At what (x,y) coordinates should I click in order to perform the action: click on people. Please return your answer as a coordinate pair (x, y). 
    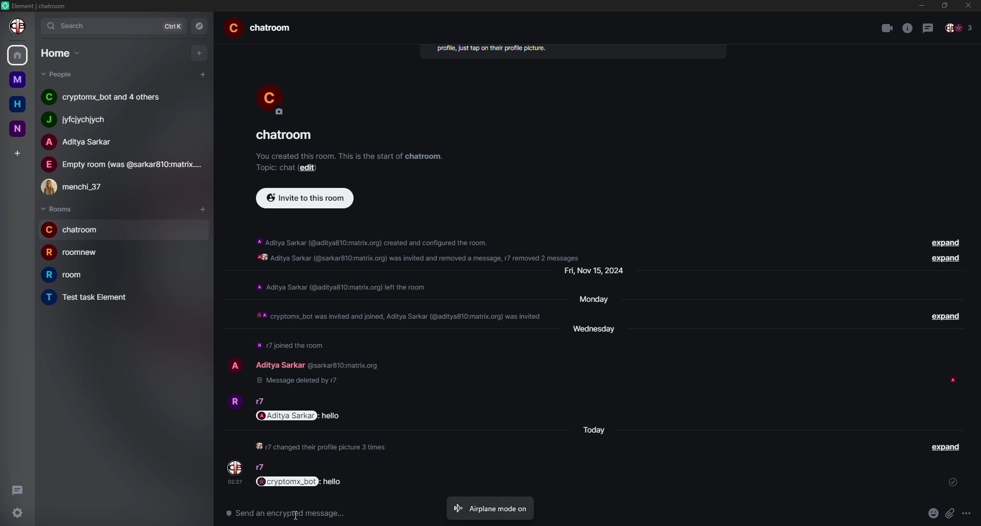
    Looking at the image, I should click on (261, 402).